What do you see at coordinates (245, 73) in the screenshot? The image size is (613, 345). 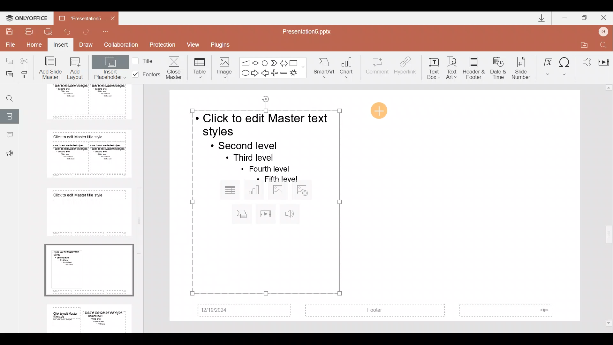 I see `Ellipse` at bounding box center [245, 73].